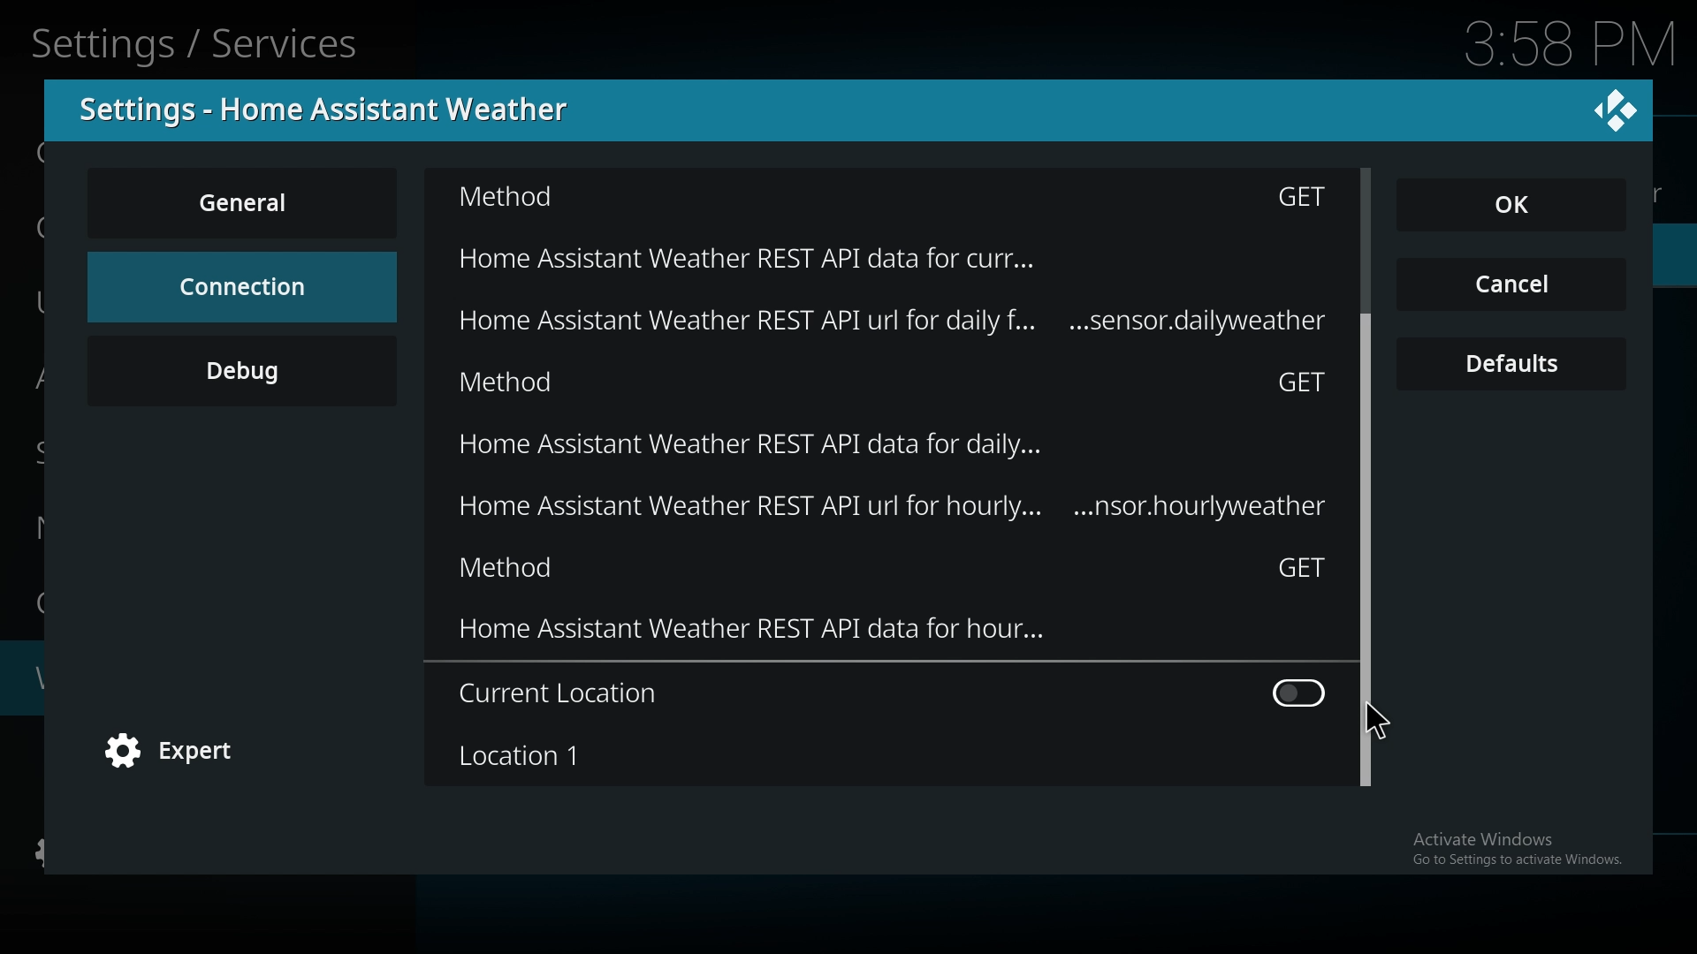  I want to click on method, so click(896, 386).